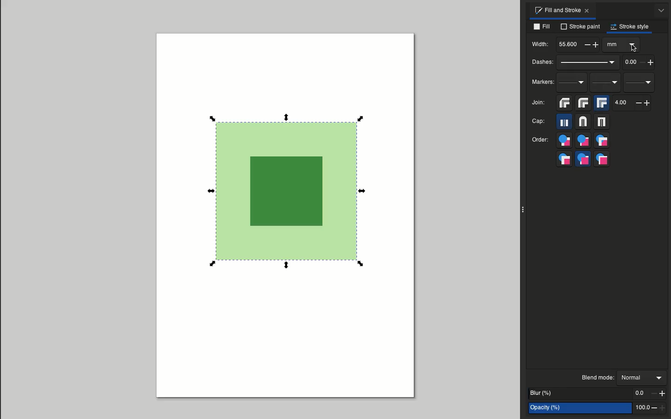  Describe the element at coordinates (561, 10) in the screenshot. I see `Fill and stroke` at that location.